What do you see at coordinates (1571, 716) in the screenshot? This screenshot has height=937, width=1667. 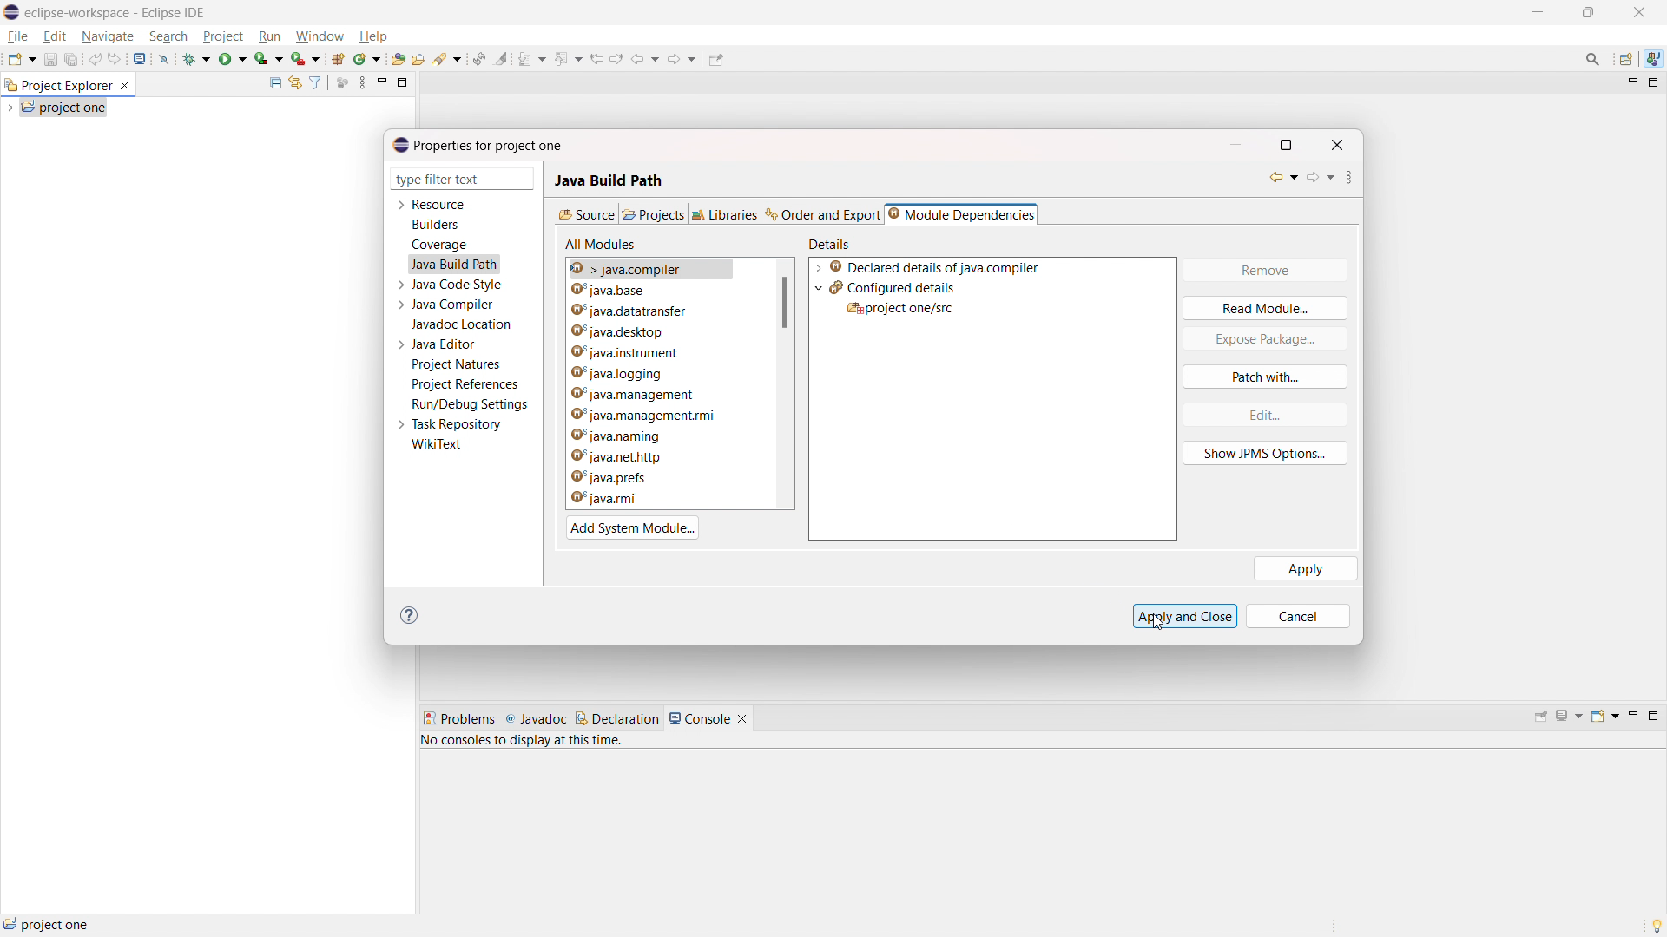 I see `display selected console` at bounding box center [1571, 716].